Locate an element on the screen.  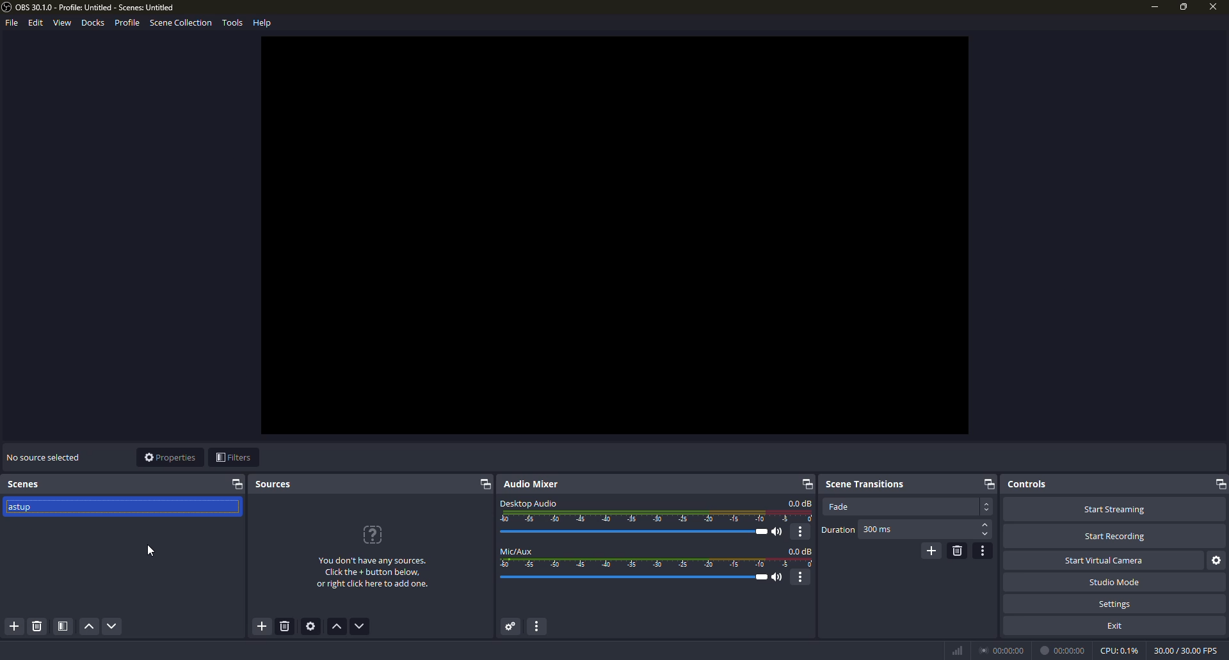
file is located at coordinates (10, 24).